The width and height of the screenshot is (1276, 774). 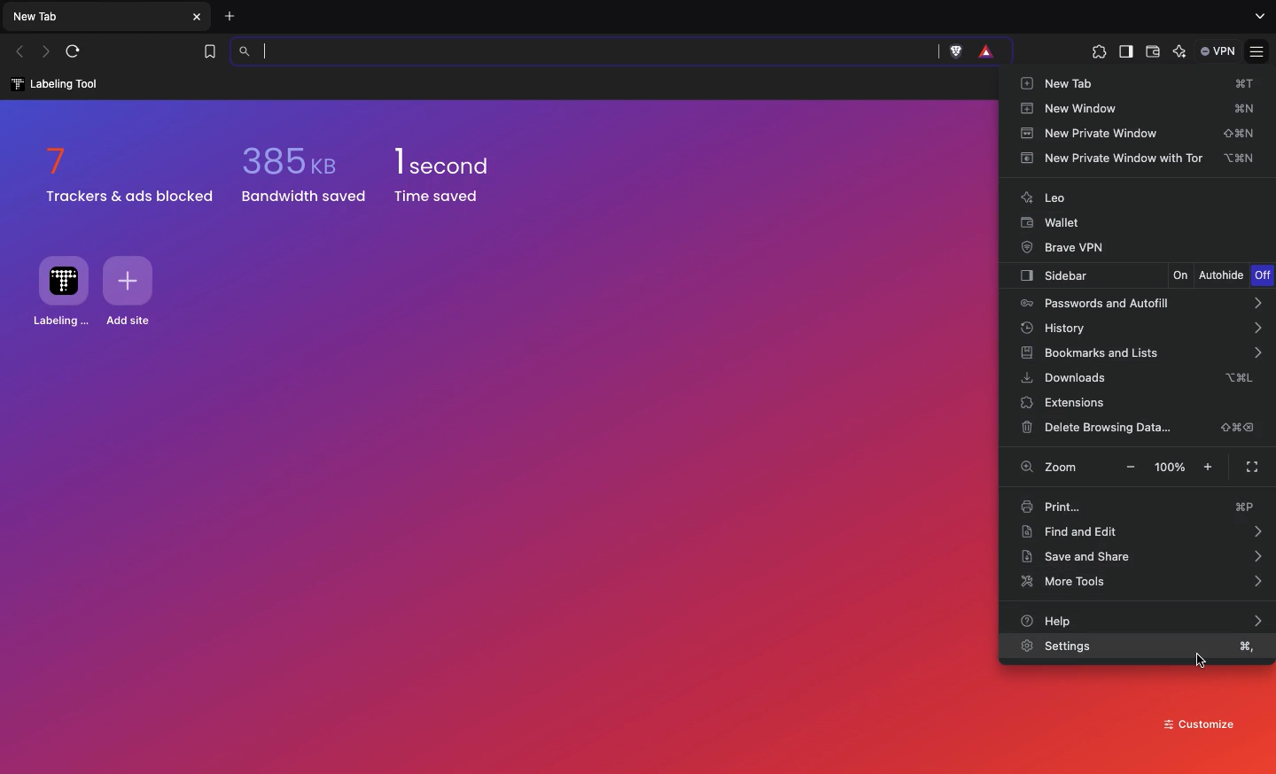 I want to click on make text bigger, so click(x=1210, y=468).